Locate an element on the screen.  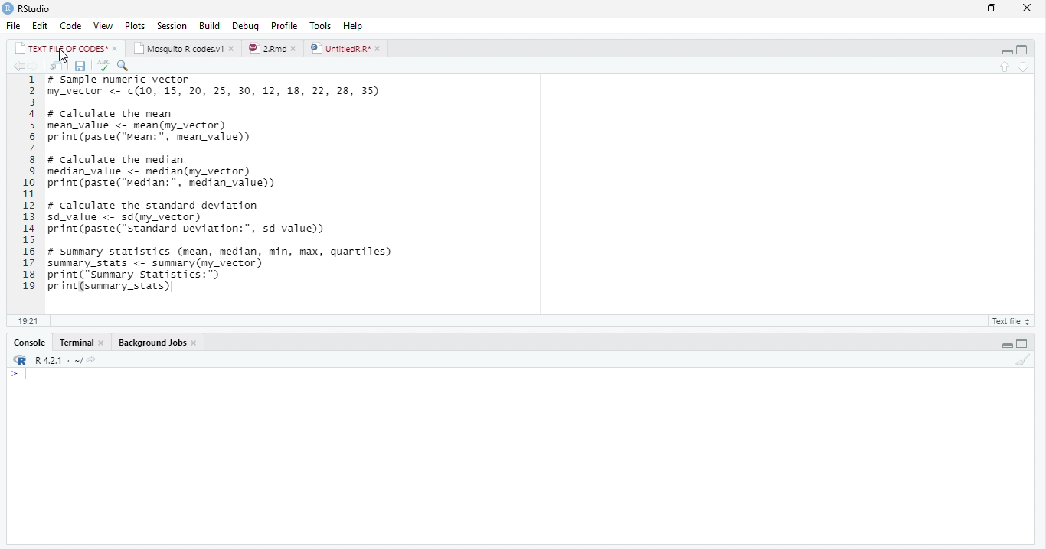
maximize is located at coordinates (1021, 344).